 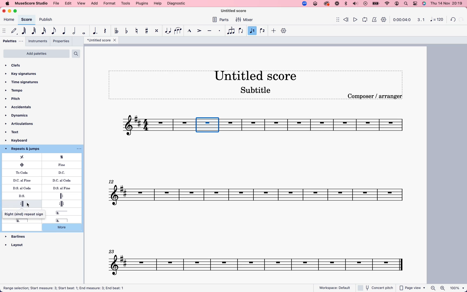 I want to click on rest, so click(x=106, y=31).